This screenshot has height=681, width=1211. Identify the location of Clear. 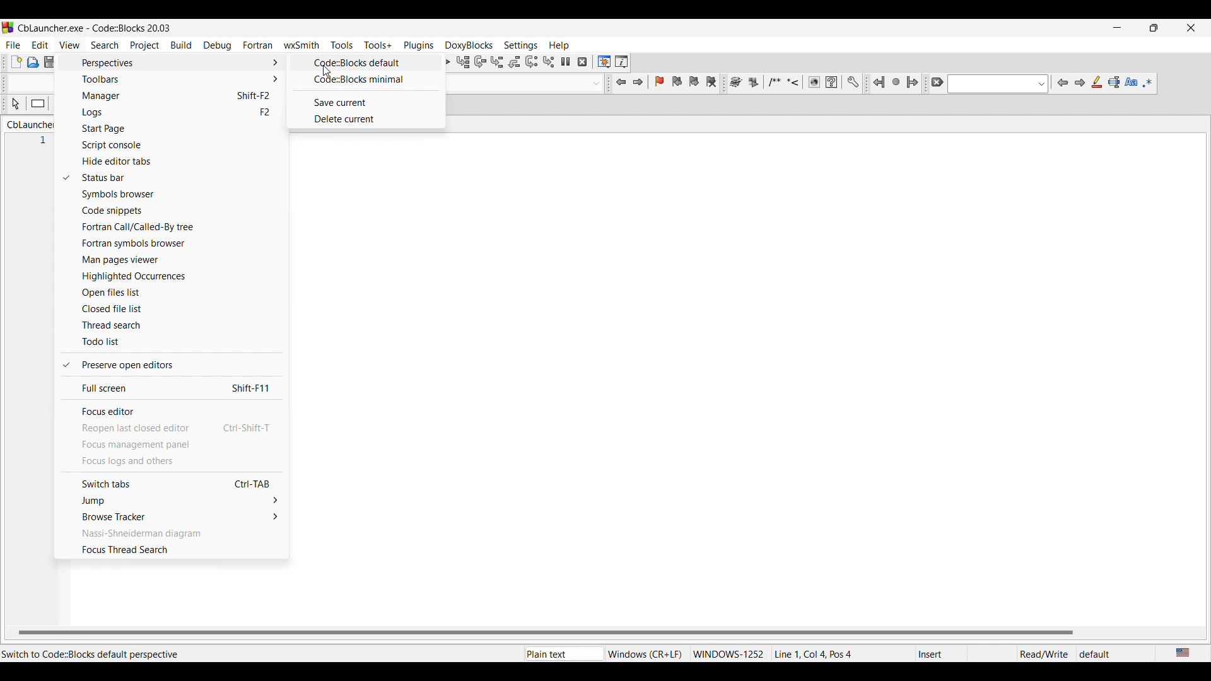
(937, 82).